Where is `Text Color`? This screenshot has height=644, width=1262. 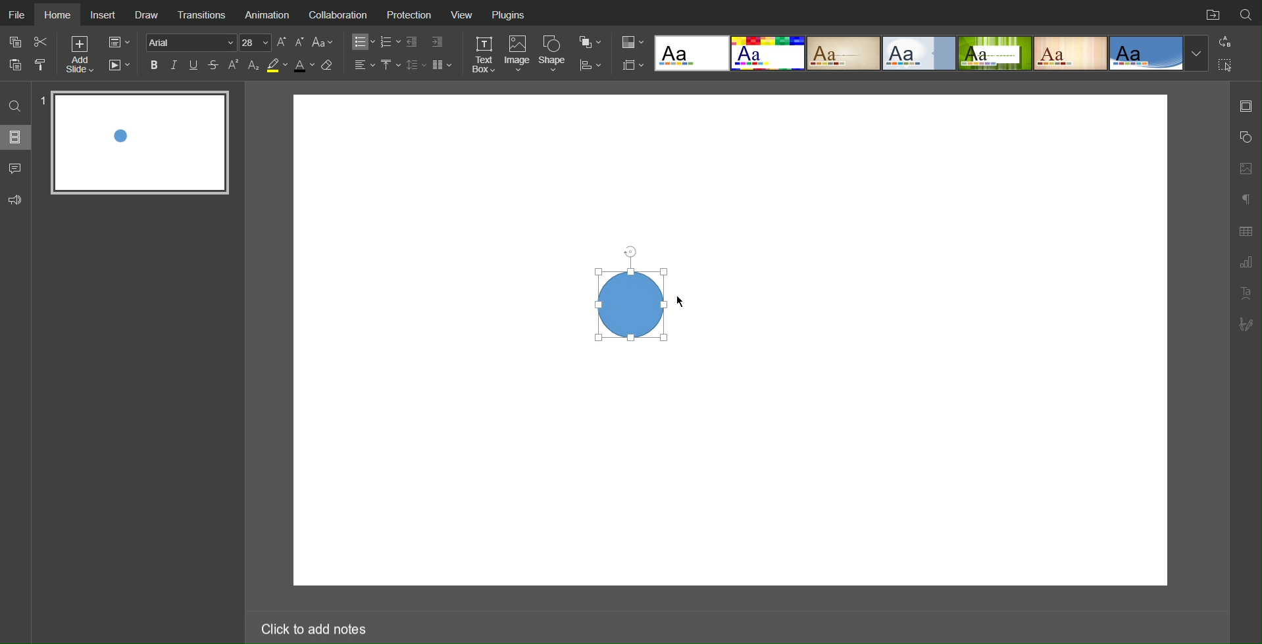 Text Color is located at coordinates (303, 66).